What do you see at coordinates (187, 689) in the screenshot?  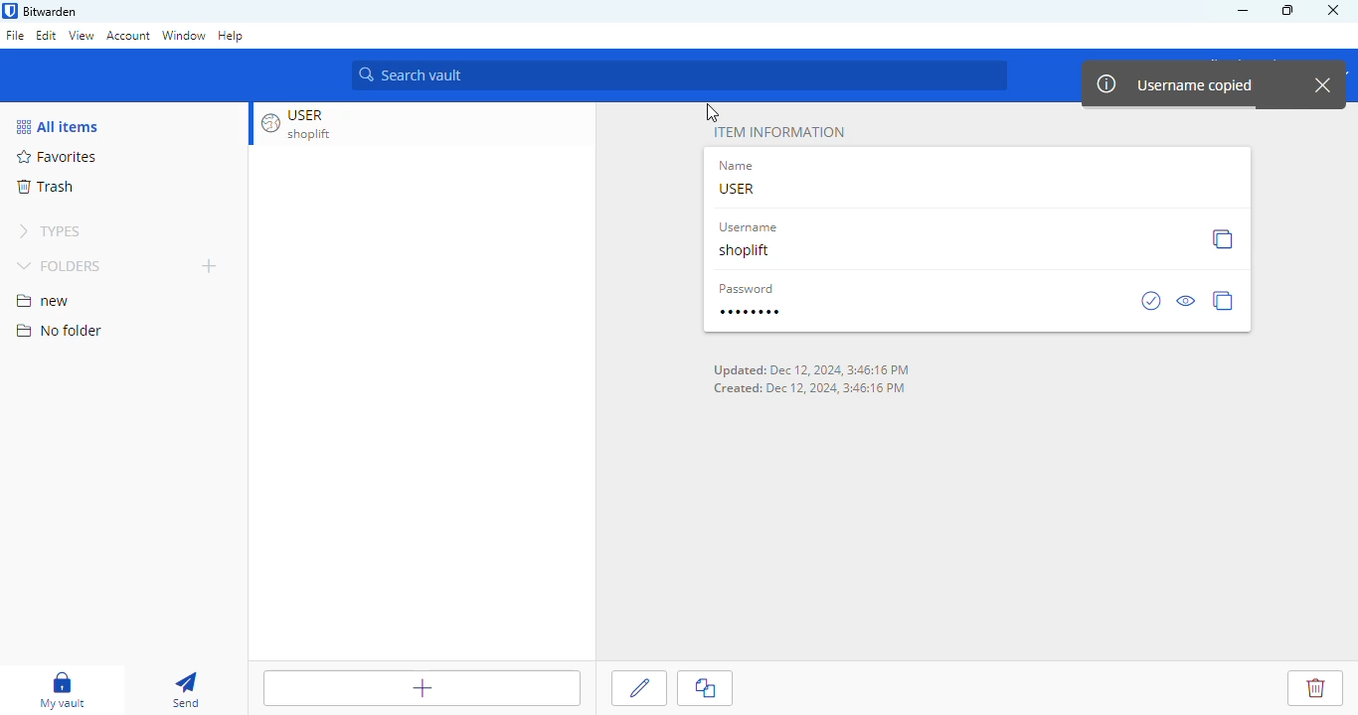 I see `send` at bounding box center [187, 689].